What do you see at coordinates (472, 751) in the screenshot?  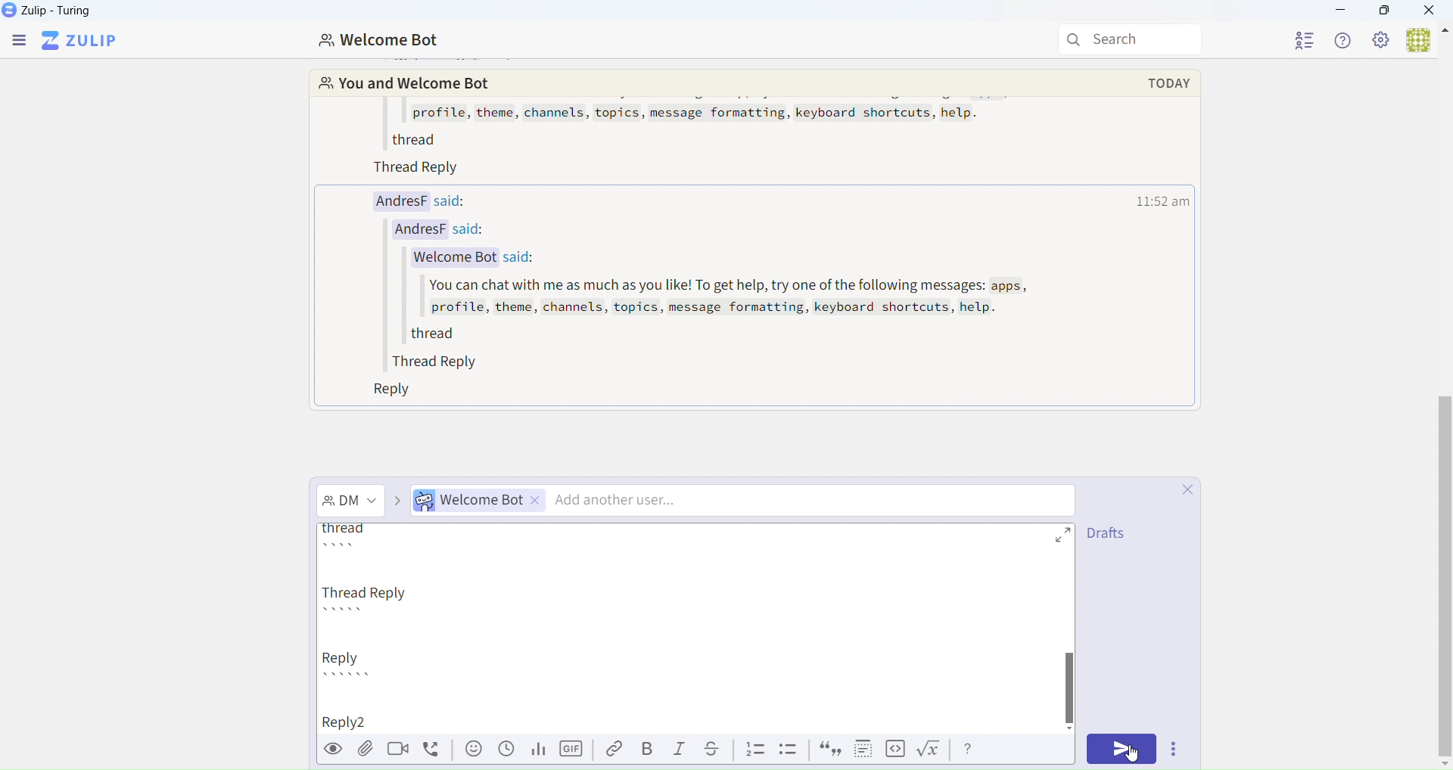 I see `emoji` at bounding box center [472, 751].